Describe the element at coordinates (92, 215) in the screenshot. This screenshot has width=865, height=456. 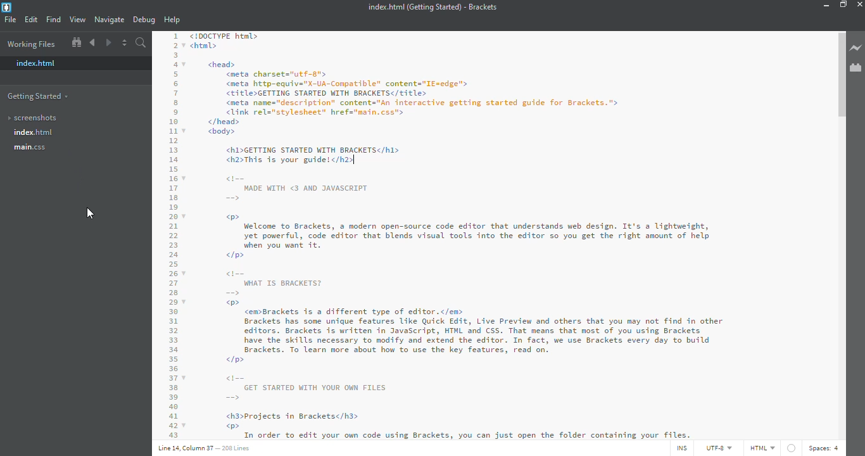
I see `cursor` at that location.